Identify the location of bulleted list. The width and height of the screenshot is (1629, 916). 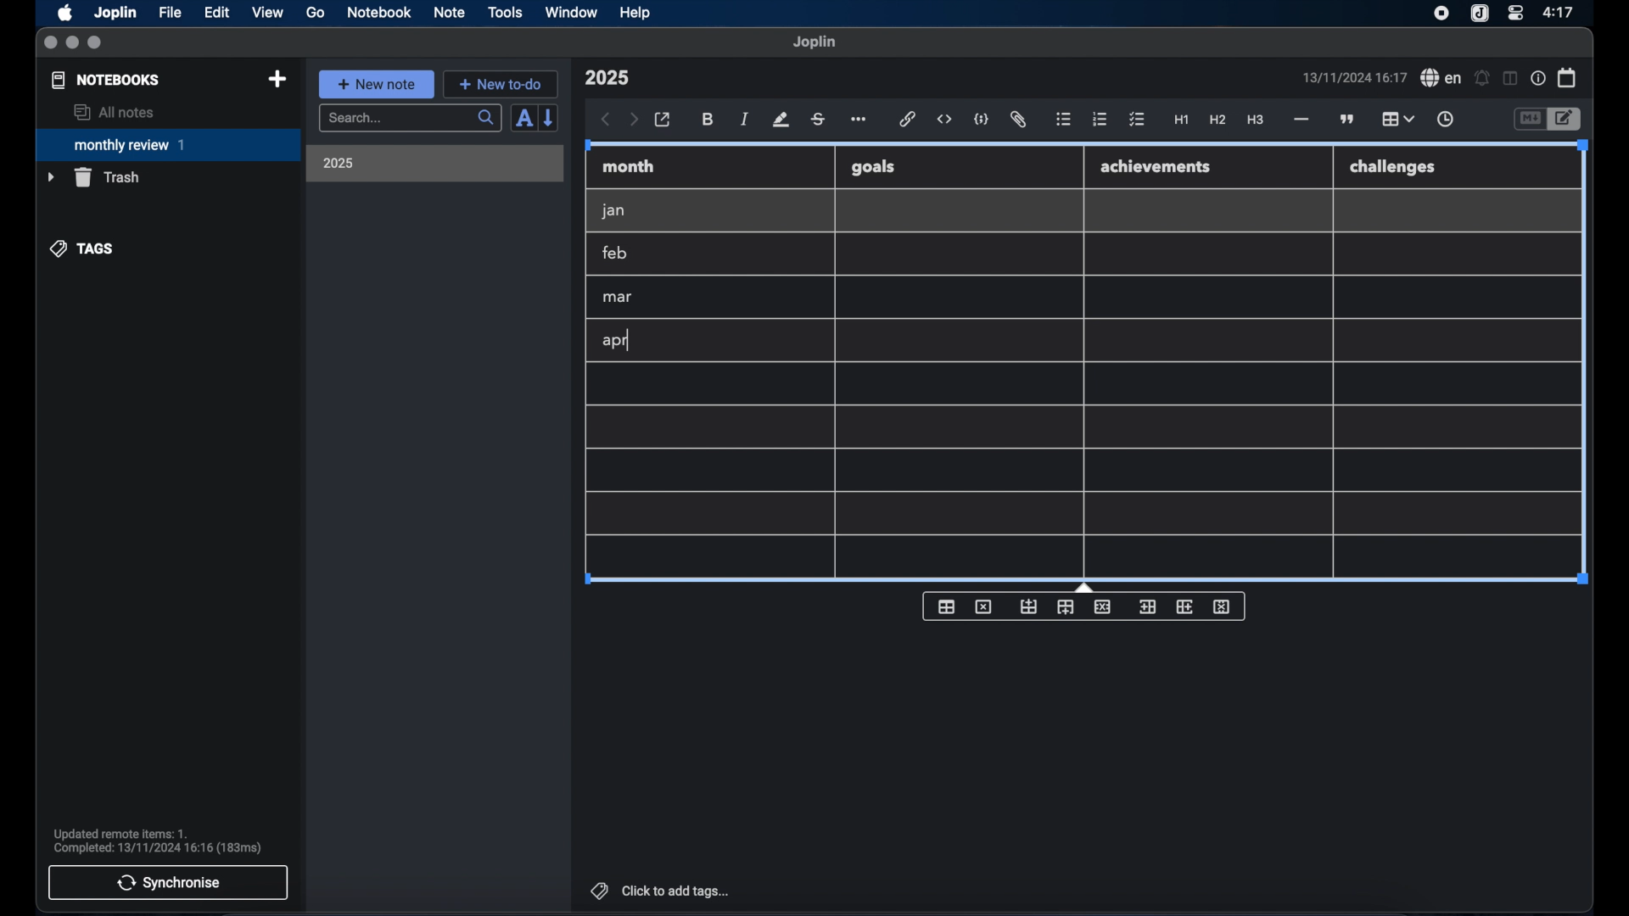
(1063, 120).